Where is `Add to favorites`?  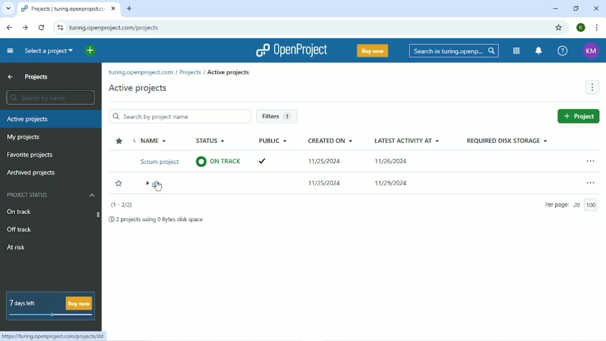
Add to favorites is located at coordinates (120, 184).